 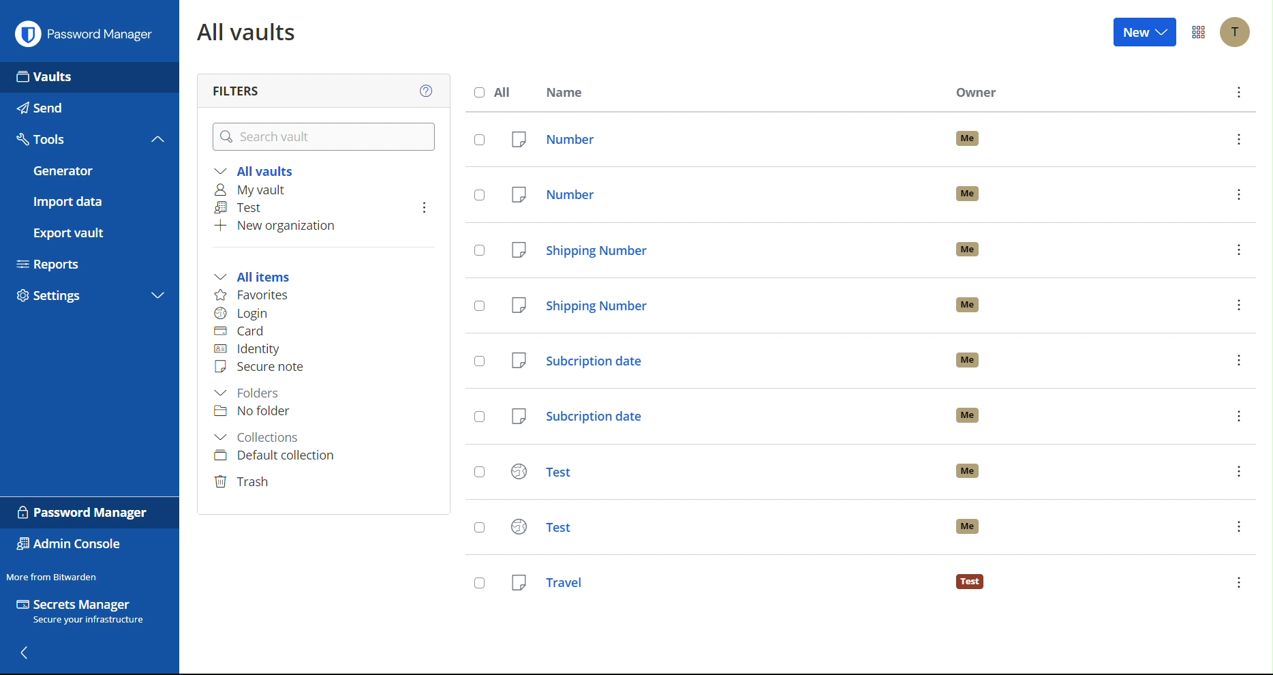 What do you see at coordinates (255, 295) in the screenshot?
I see `Favorites` at bounding box center [255, 295].